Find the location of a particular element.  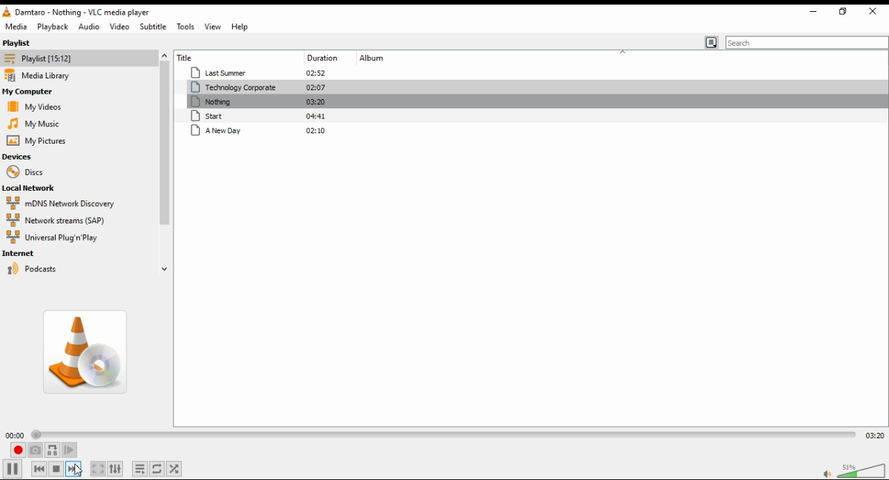

album is located at coordinates (410, 57).